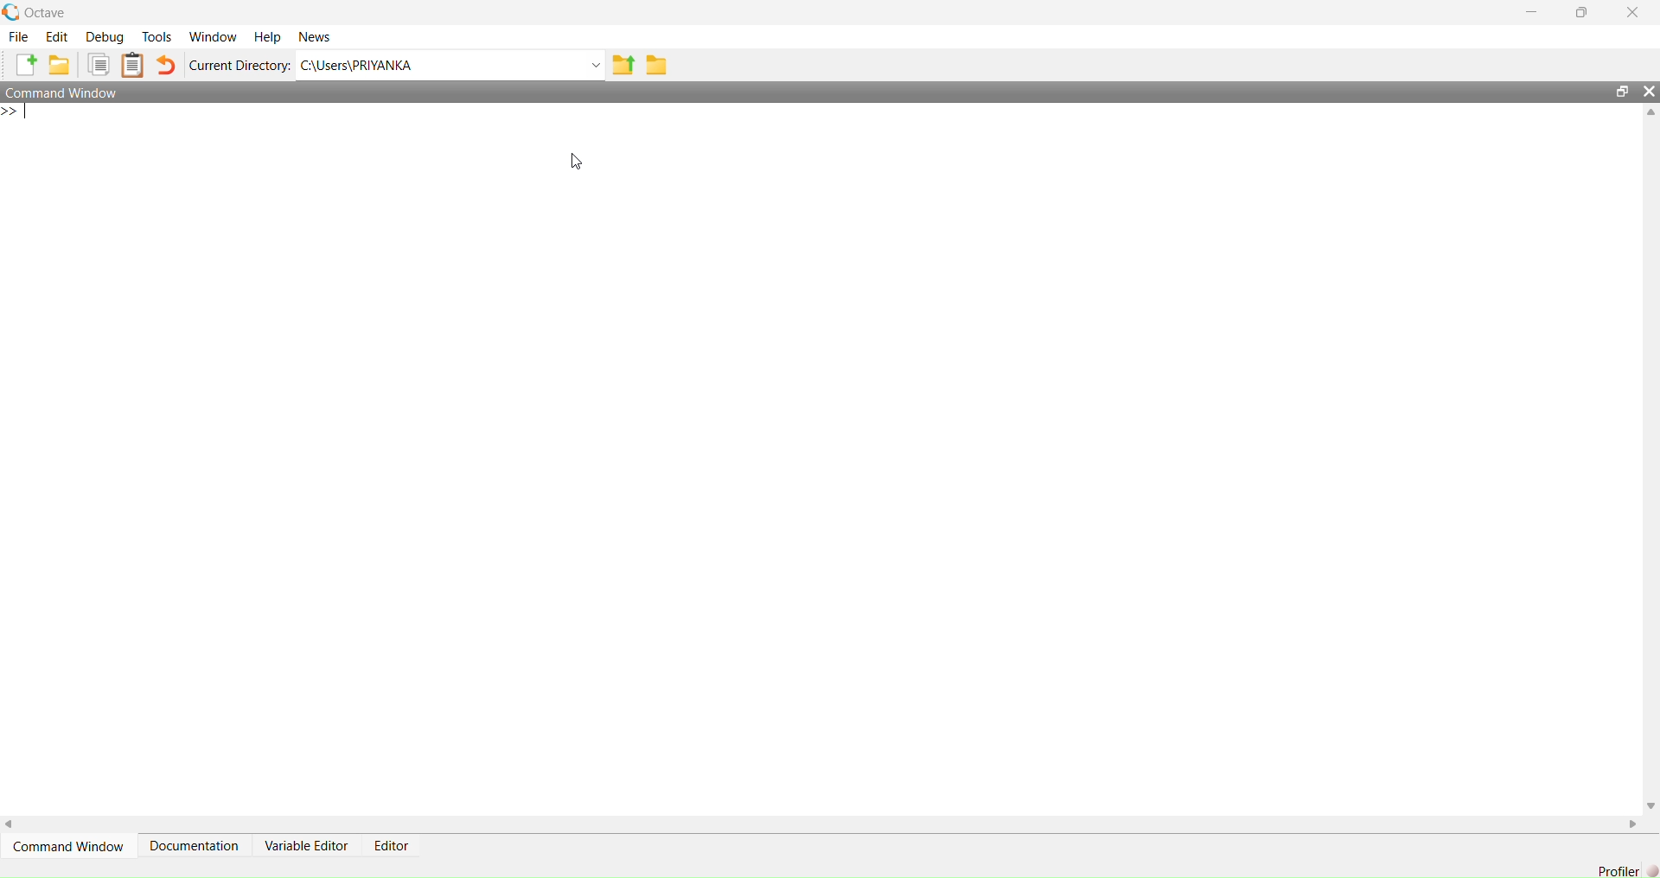 This screenshot has height=878, width=1660. What do you see at coordinates (1631, 12) in the screenshot?
I see `Close` at bounding box center [1631, 12].